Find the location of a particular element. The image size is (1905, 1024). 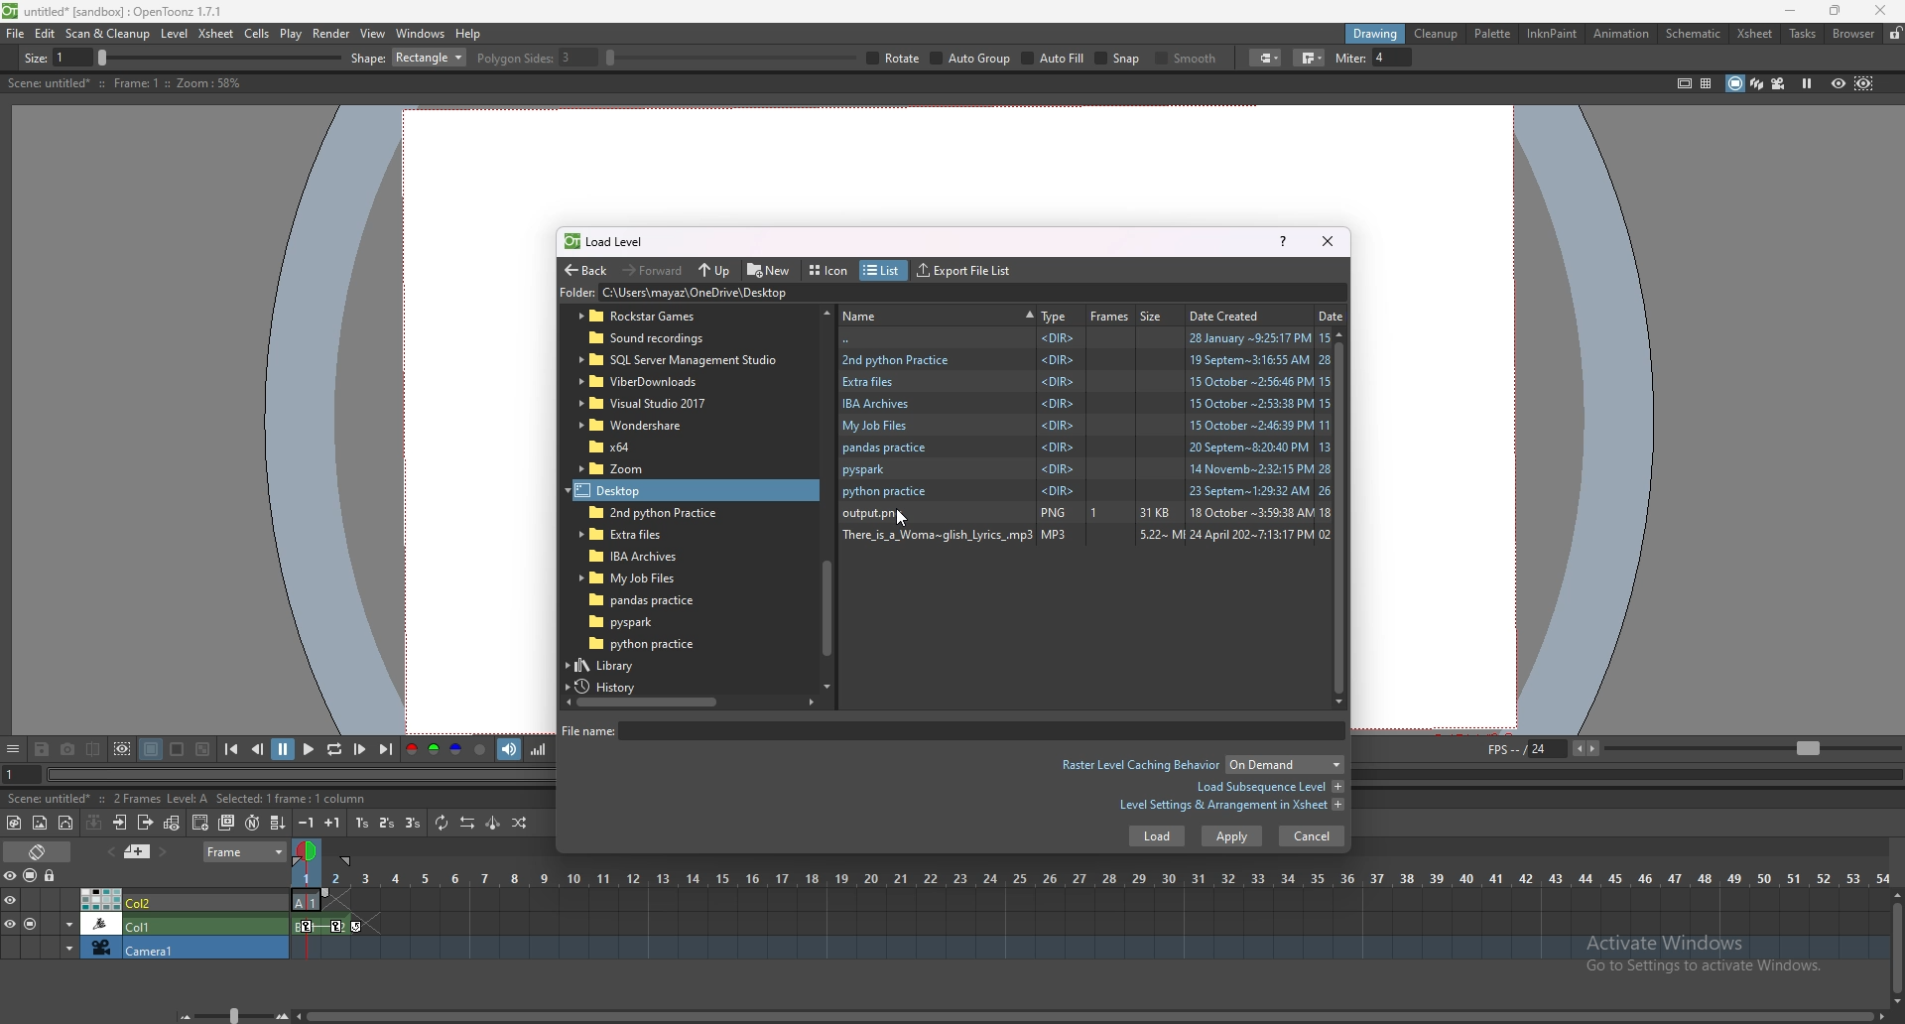

description is located at coordinates (164, 797).